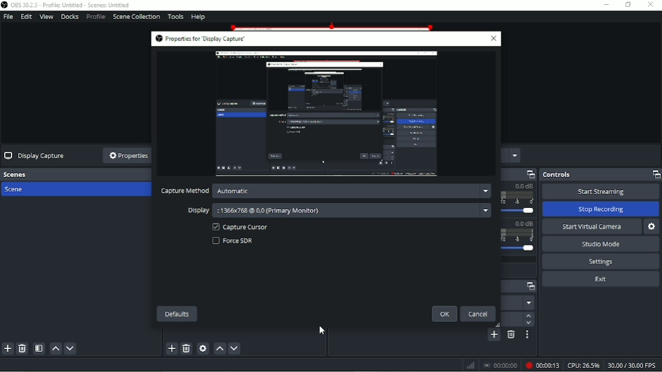 The height and width of the screenshot is (372, 662). Describe the element at coordinates (584, 365) in the screenshot. I see `CPU: 26.5%` at that location.